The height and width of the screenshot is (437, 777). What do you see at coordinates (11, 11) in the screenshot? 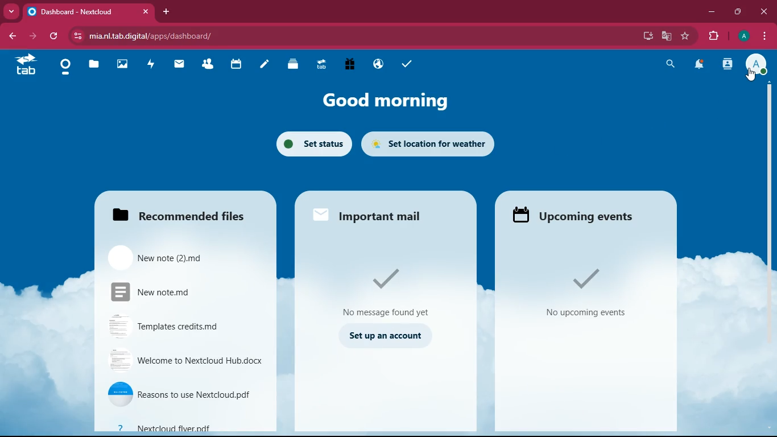
I see `more` at bounding box center [11, 11].